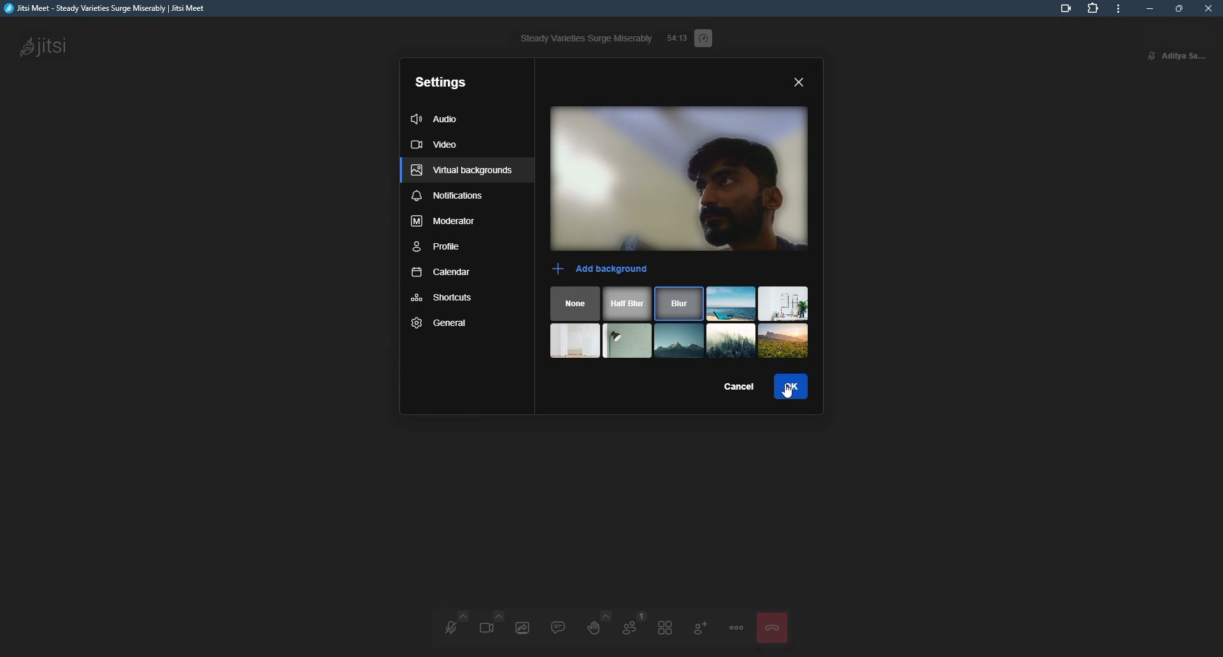 This screenshot has height=657, width=1223. I want to click on video, so click(438, 145).